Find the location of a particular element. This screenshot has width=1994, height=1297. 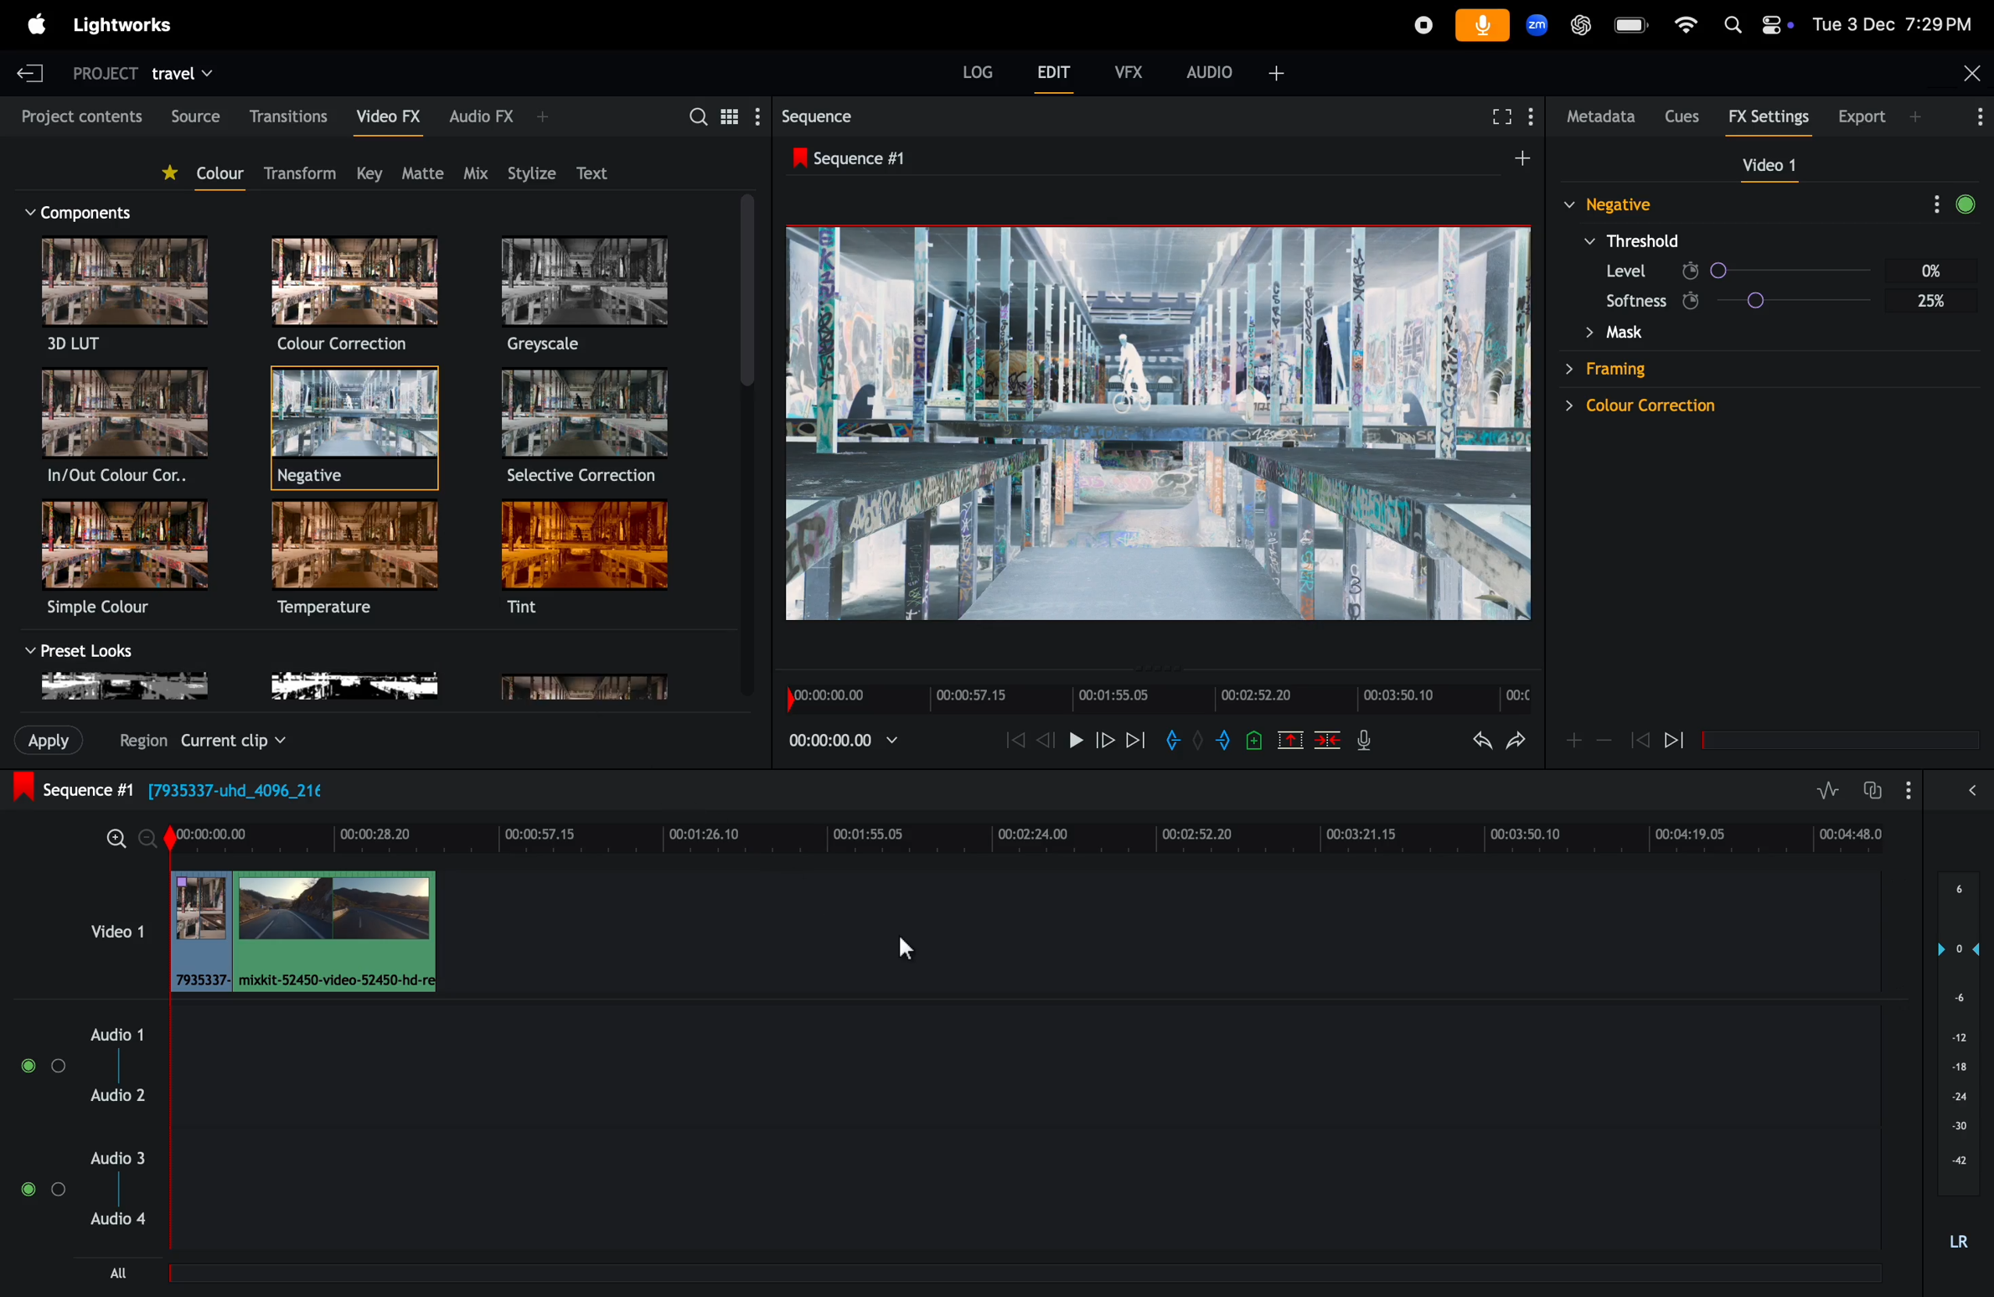

add cue at the current position is located at coordinates (1252, 740).